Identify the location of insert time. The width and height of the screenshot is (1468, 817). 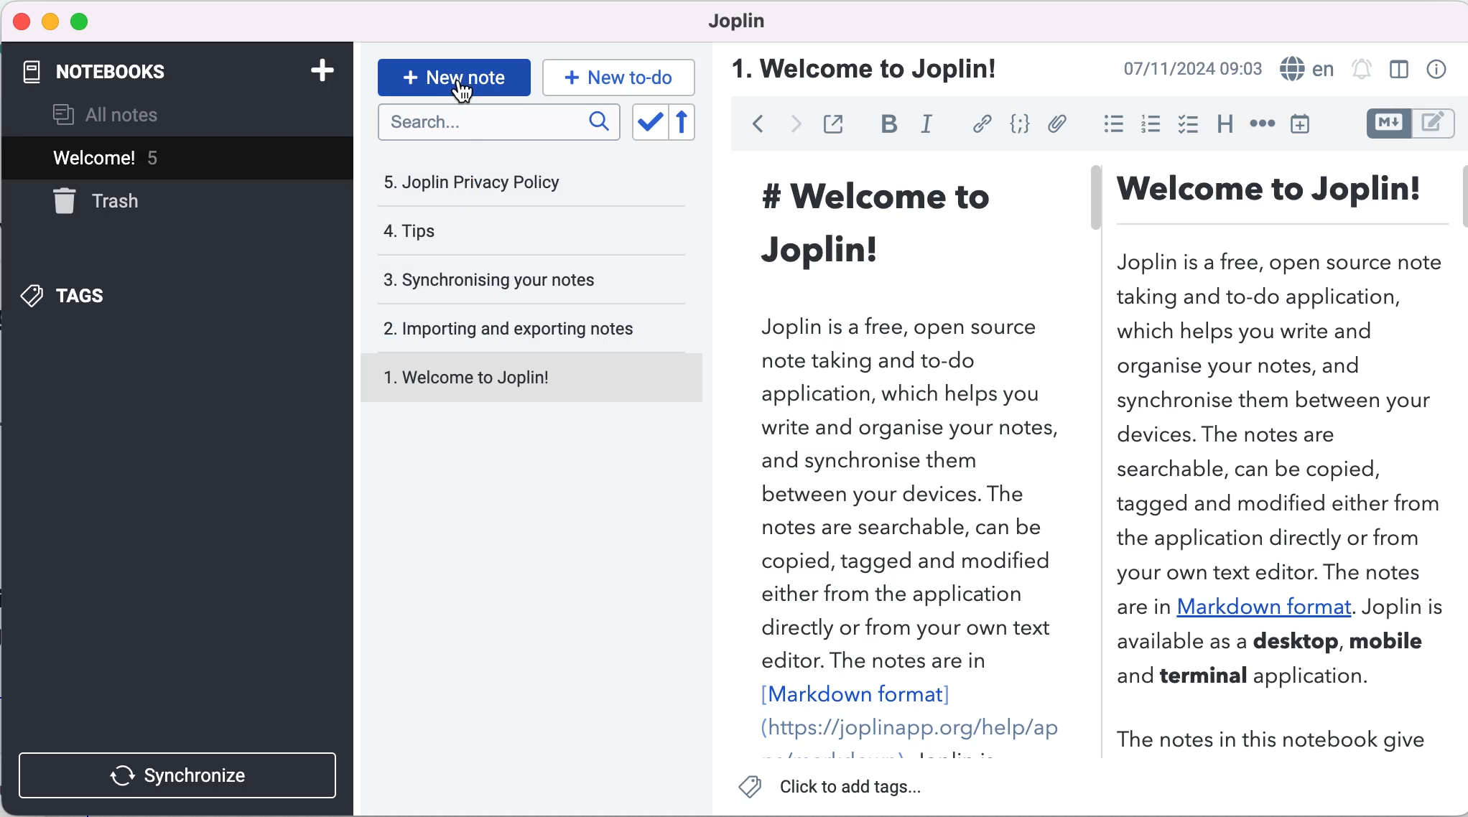
(1305, 126).